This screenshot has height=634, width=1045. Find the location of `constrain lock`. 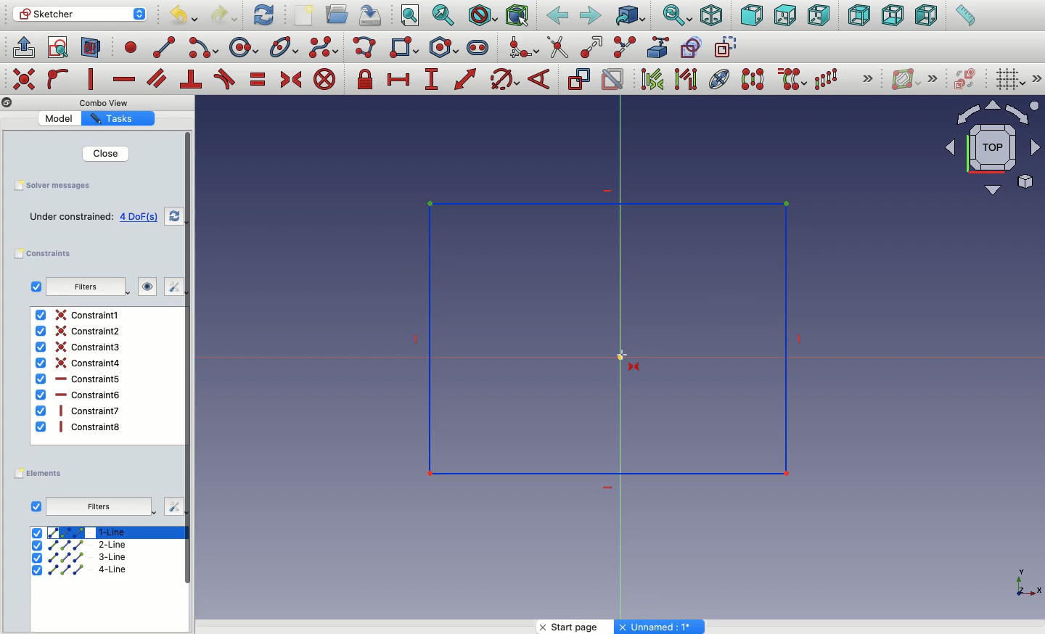

constrain lock is located at coordinates (367, 81).